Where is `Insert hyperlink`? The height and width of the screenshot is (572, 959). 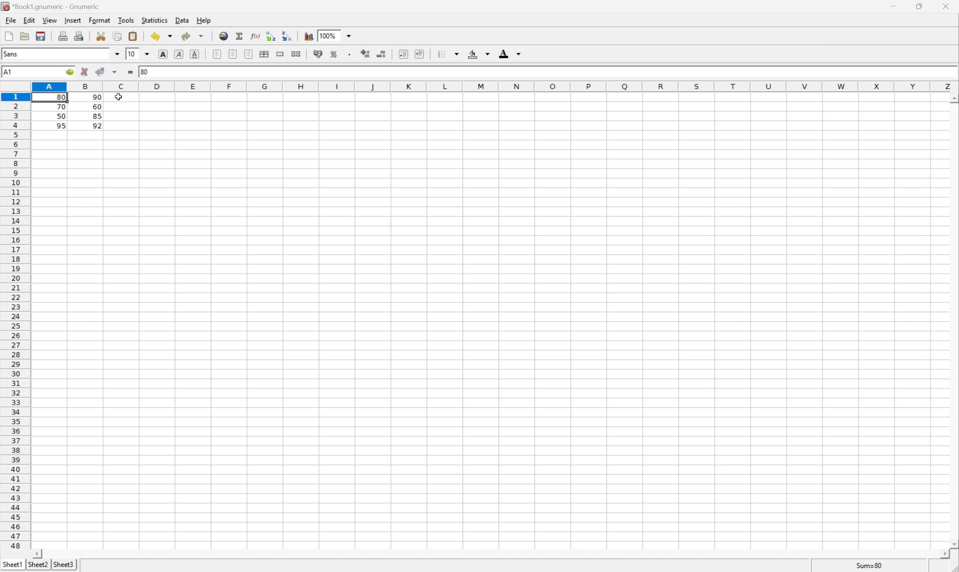 Insert hyperlink is located at coordinates (224, 35).